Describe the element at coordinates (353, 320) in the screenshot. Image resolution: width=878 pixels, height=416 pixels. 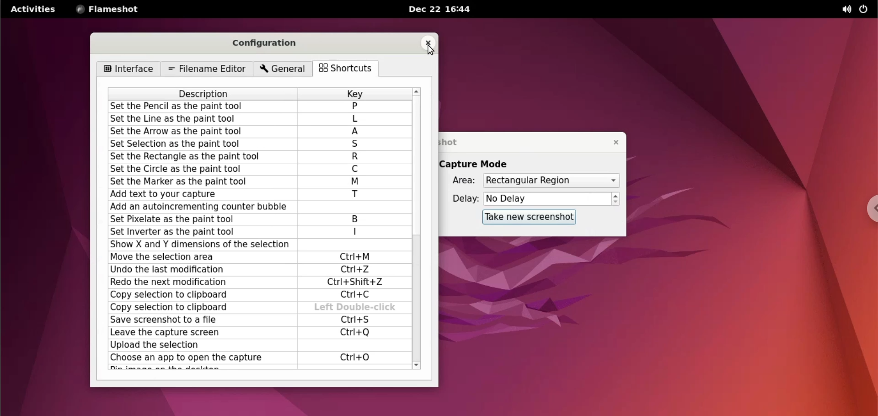
I see `Ctrl + S` at that location.